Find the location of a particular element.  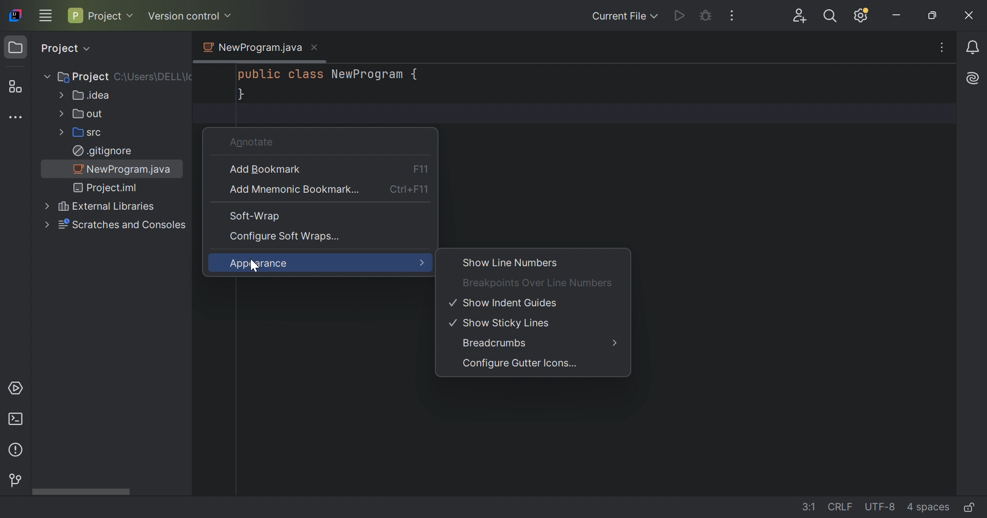

Notifications is located at coordinates (973, 48).